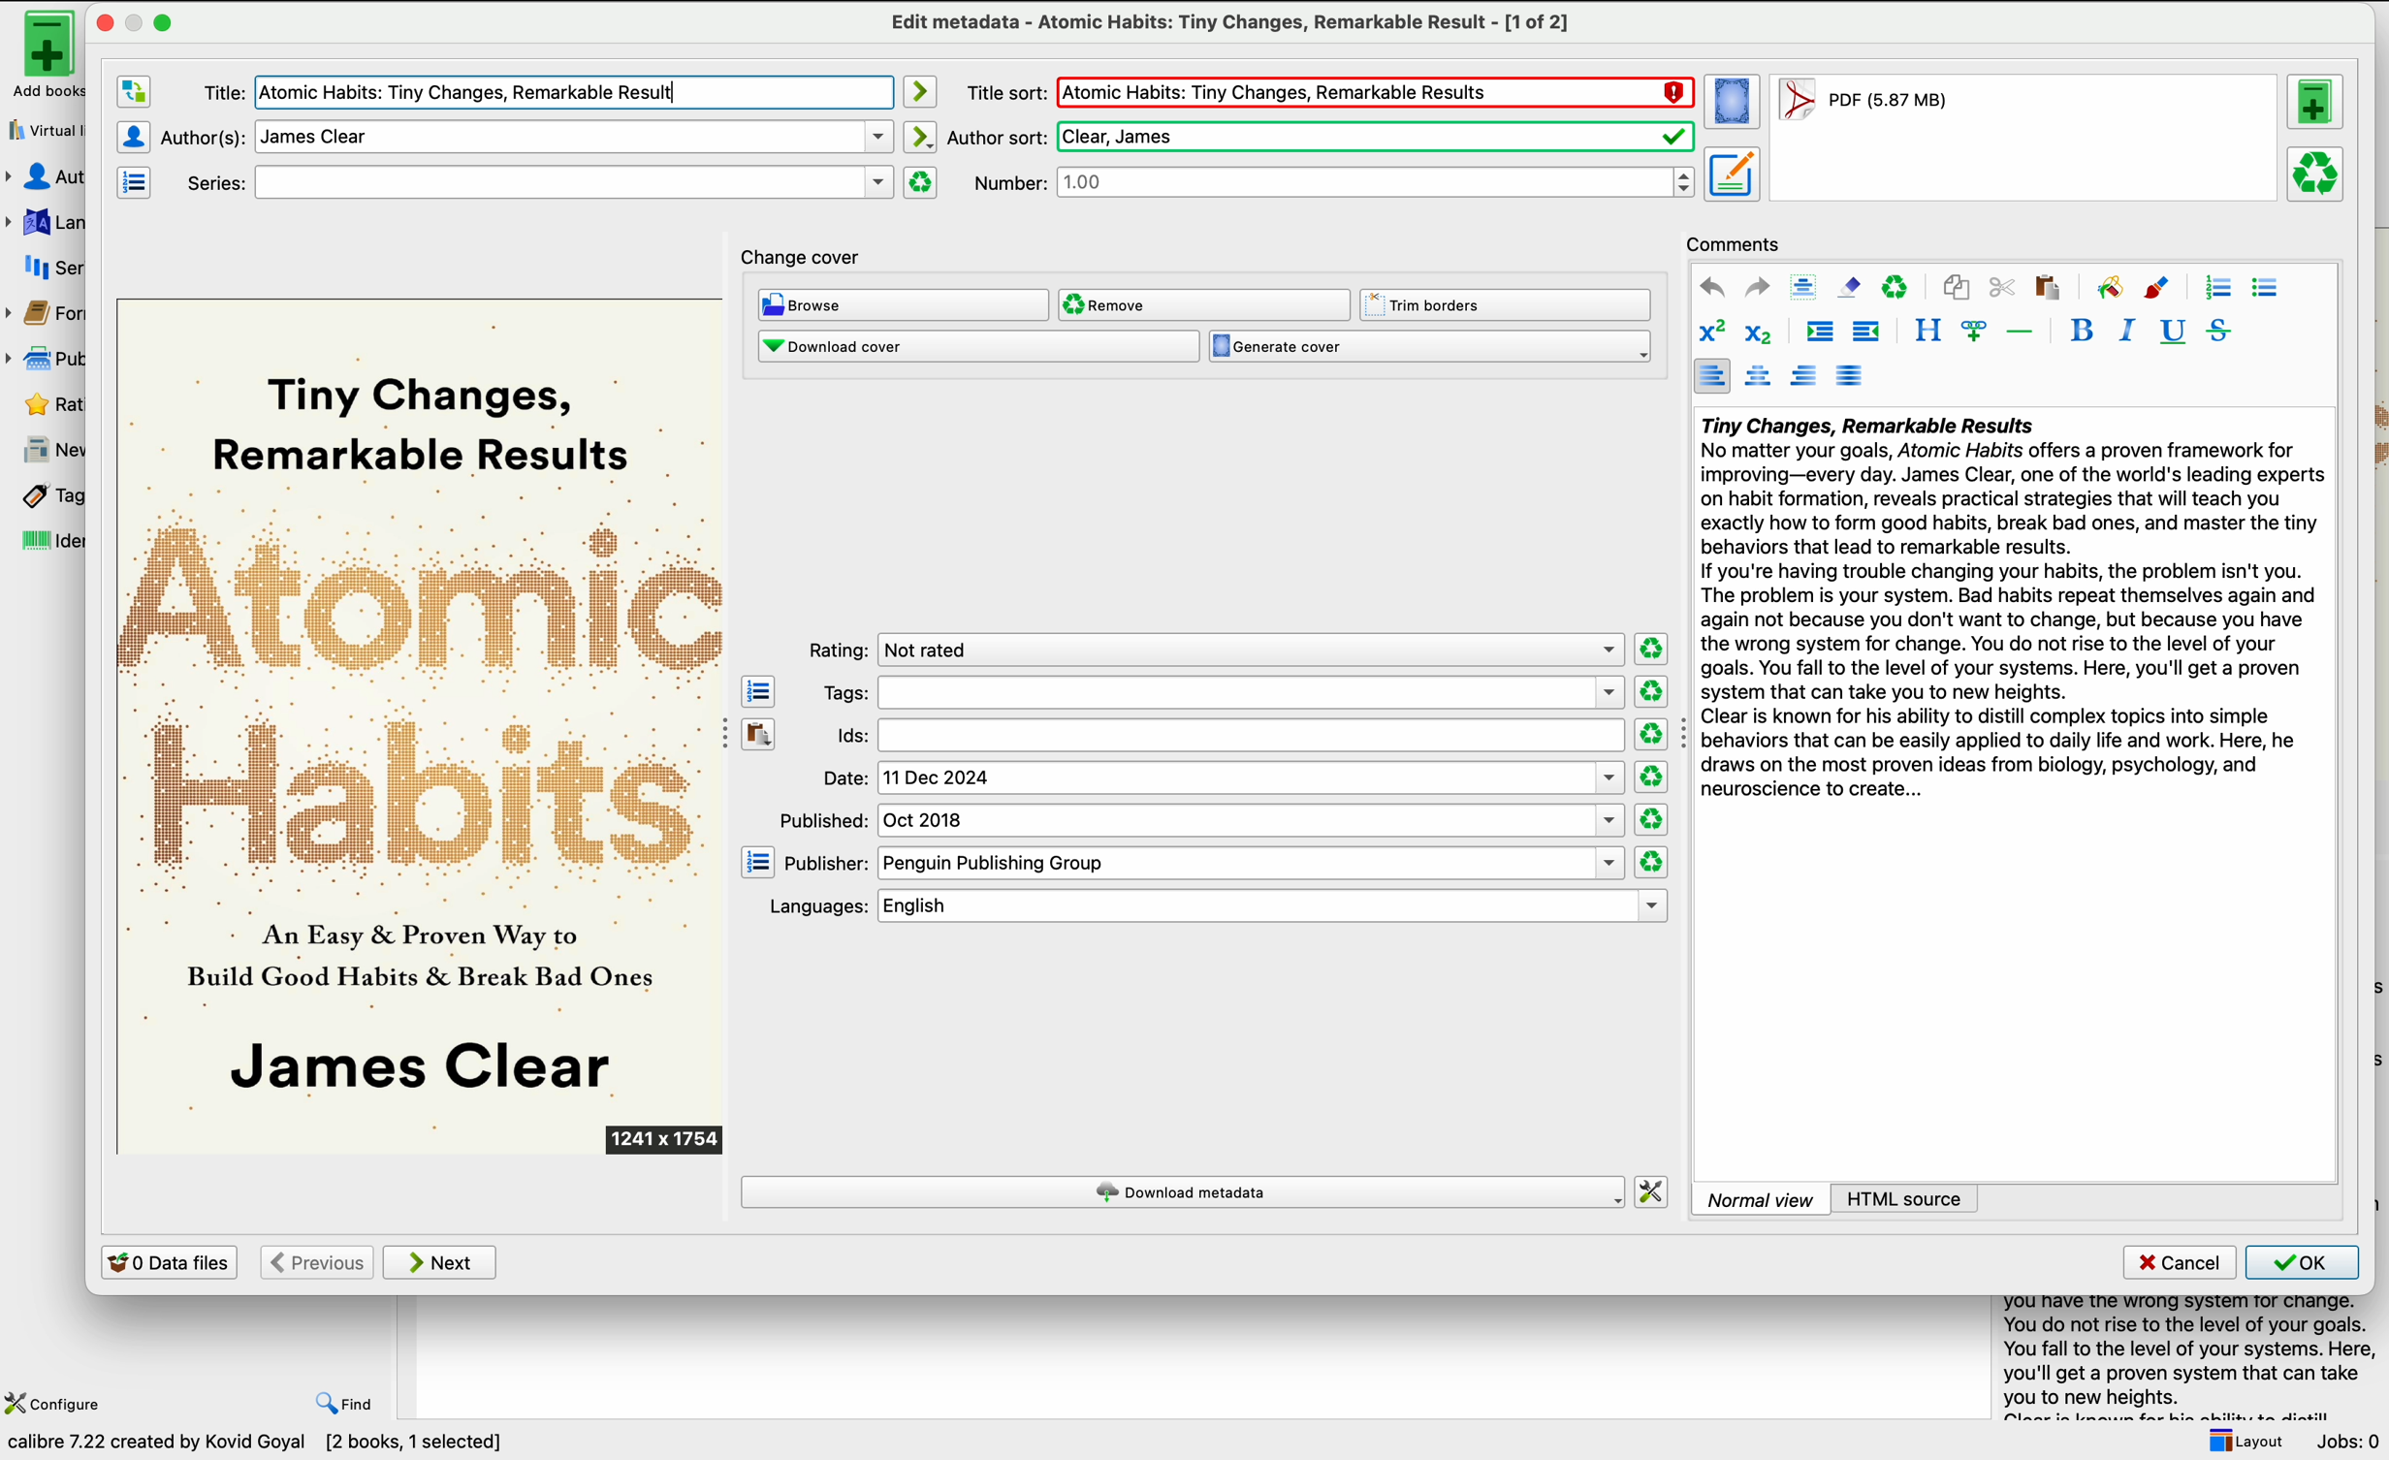  What do you see at coordinates (1223, 778) in the screenshot?
I see `date` at bounding box center [1223, 778].